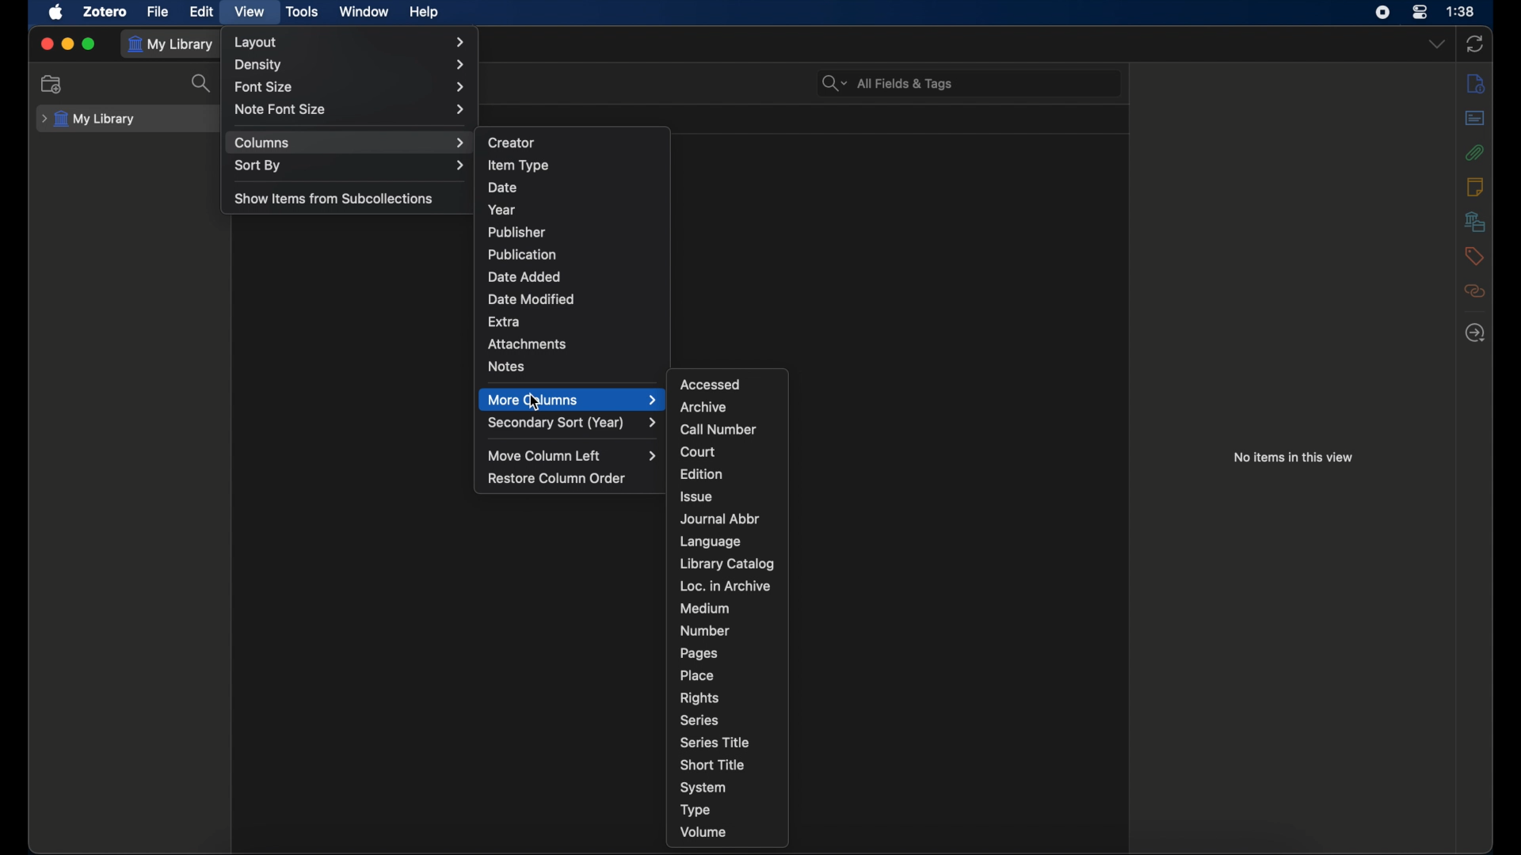 The height and width of the screenshot is (855, 1521). I want to click on view, so click(249, 13).